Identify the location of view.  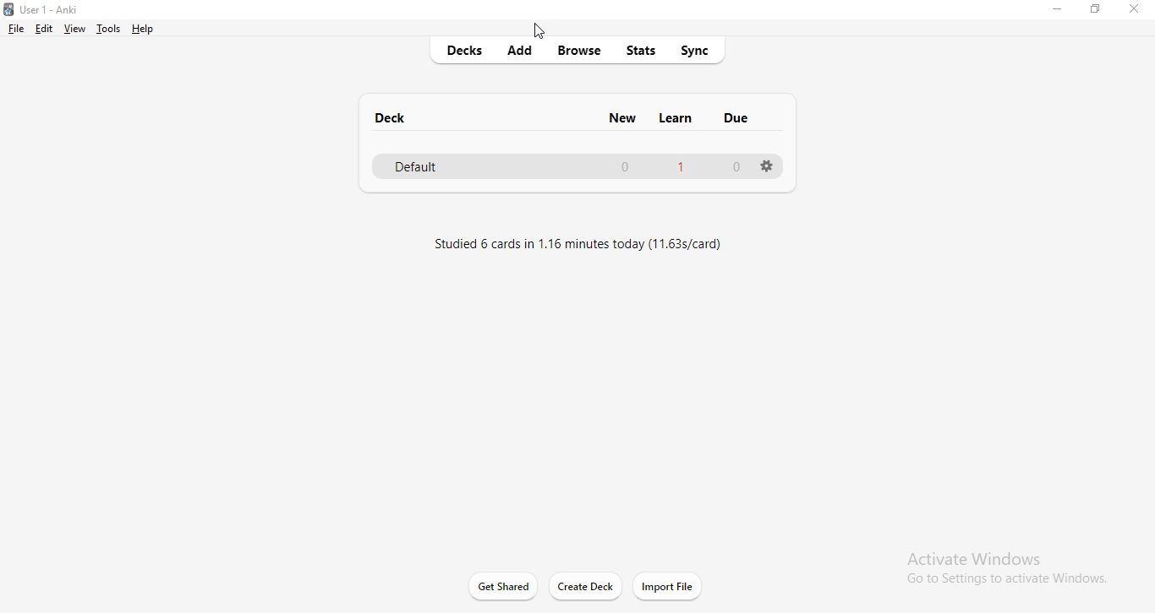
(75, 29).